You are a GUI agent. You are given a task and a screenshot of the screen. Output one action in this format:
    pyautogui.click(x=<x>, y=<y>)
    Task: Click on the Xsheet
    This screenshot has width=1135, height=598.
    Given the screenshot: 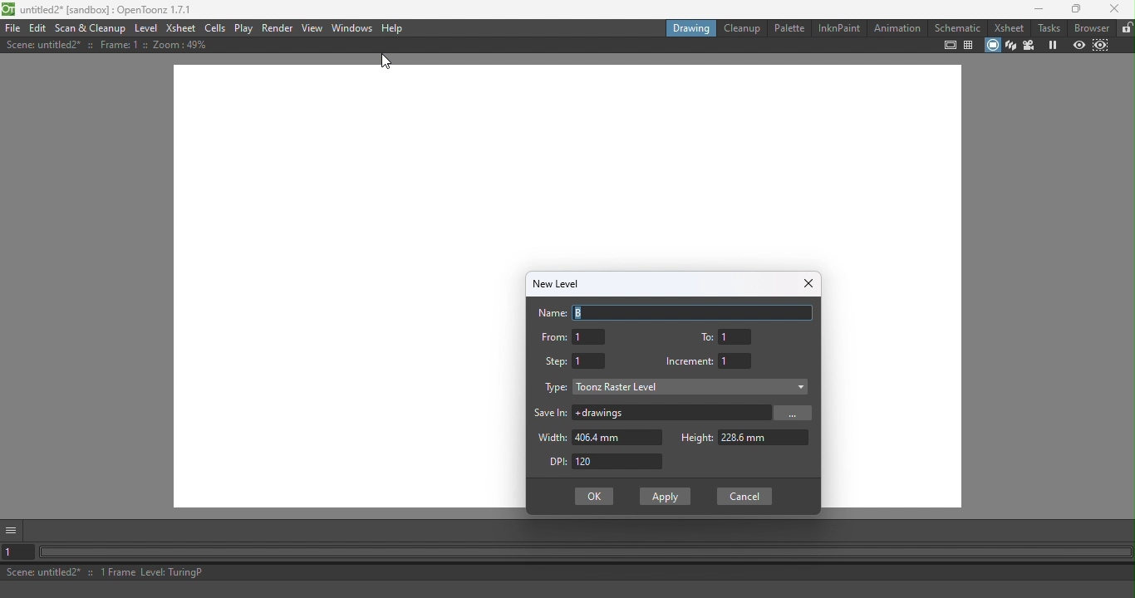 What is the action you would take?
    pyautogui.click(x=181, y=28)
    